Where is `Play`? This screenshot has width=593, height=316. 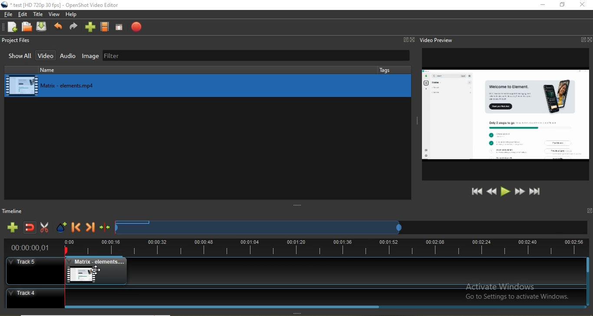
Play is located at coordinates (506, 191).